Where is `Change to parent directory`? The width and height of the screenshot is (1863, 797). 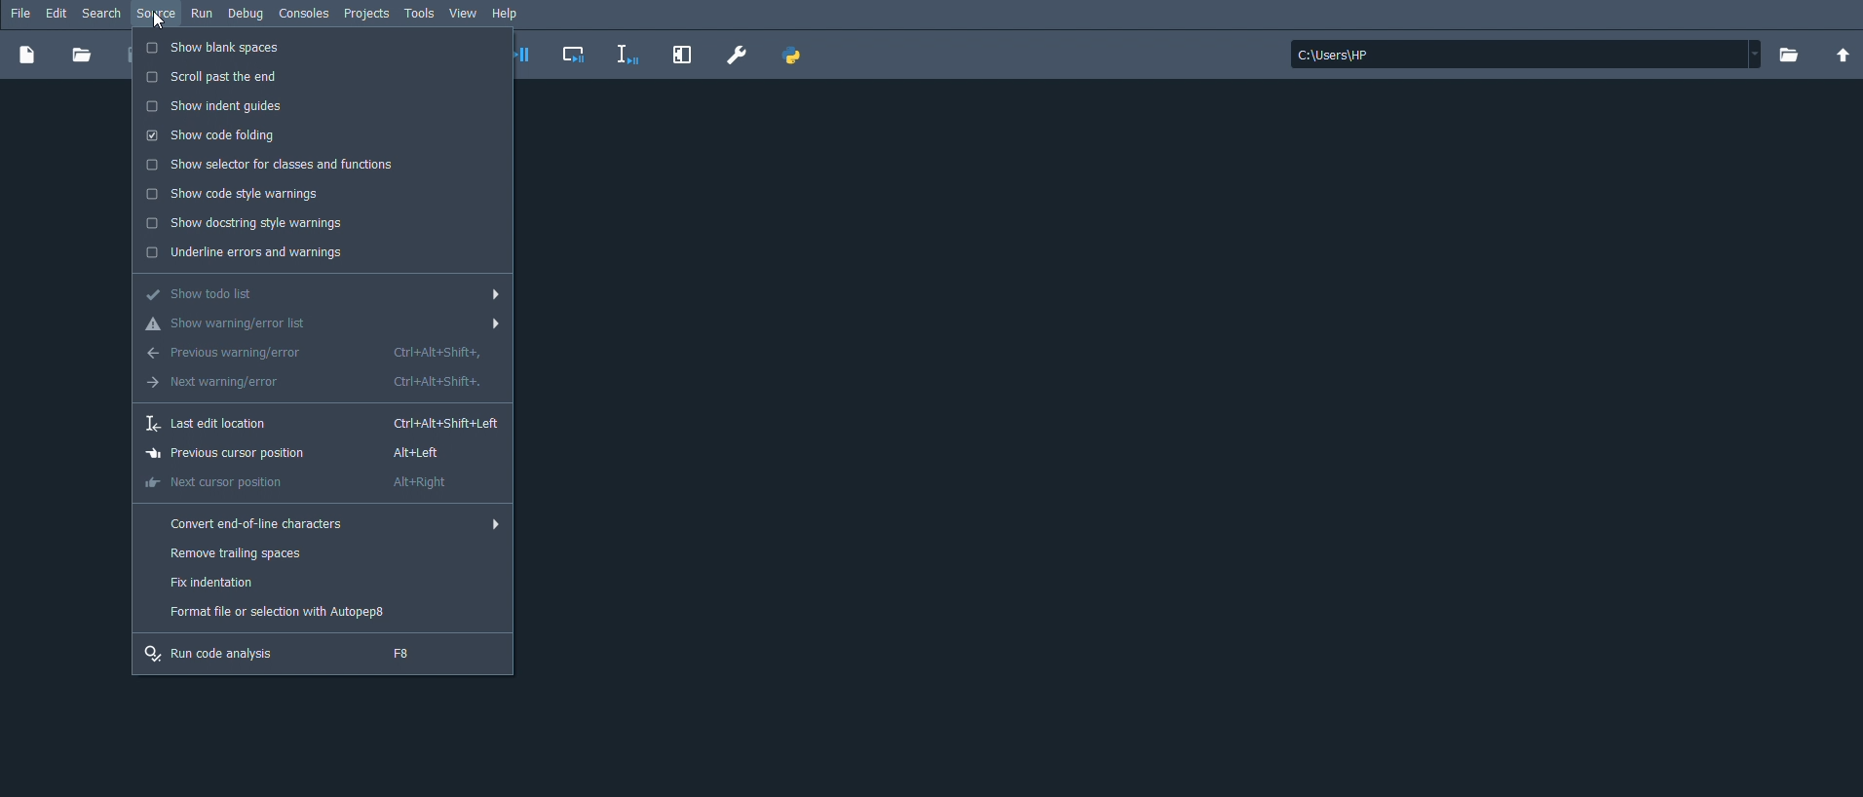 Change to parent directory is located at coordinates (1842, 56).